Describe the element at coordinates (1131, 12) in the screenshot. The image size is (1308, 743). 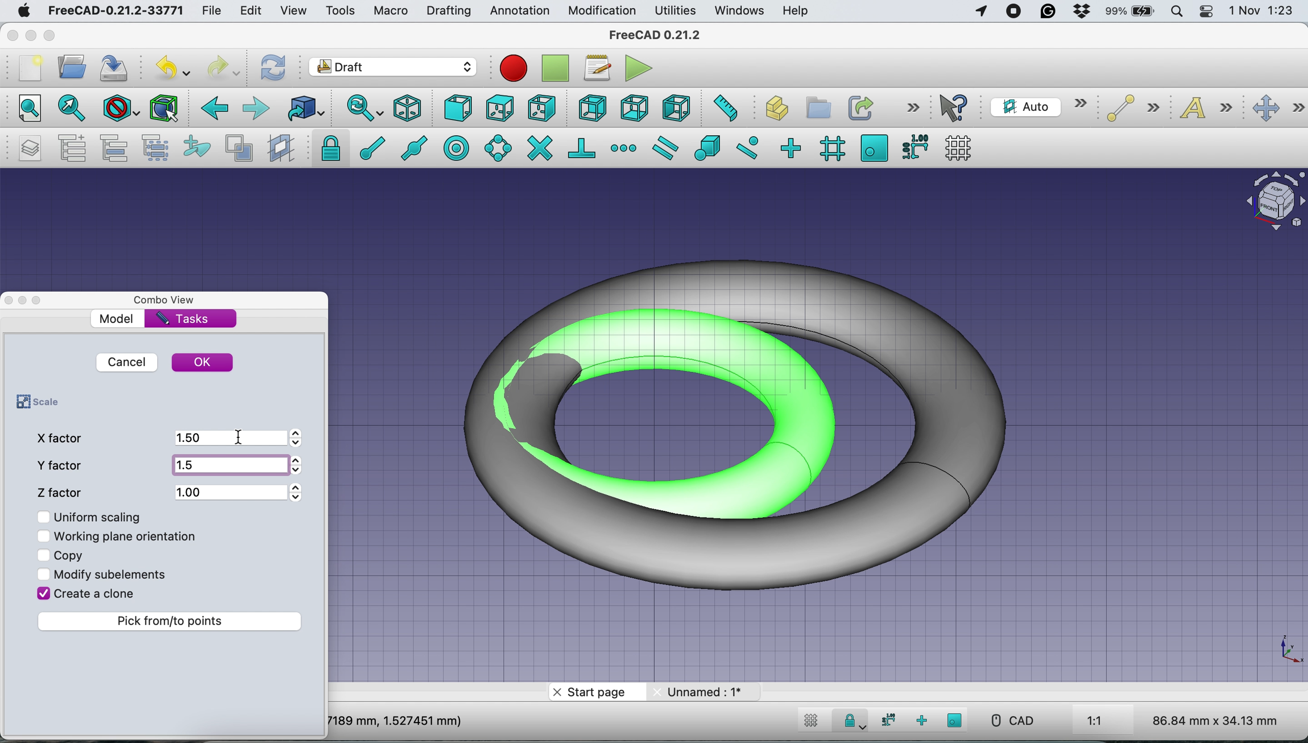
I see `battery` at that location.